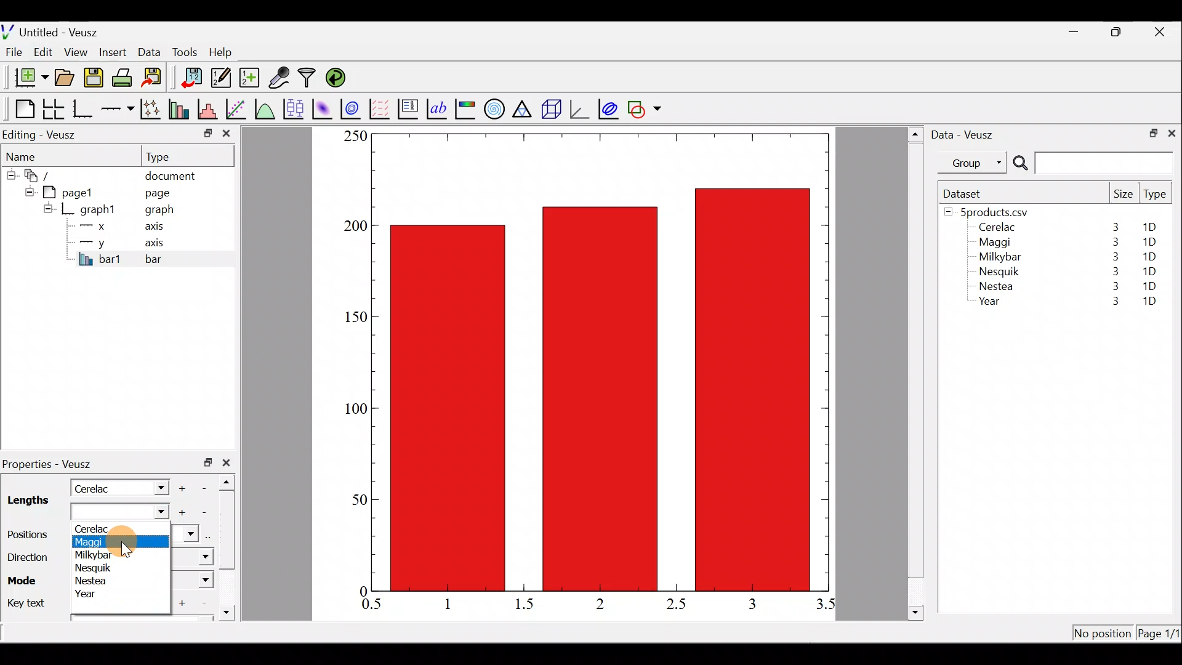 The width and height of the screenshot is (1182, 665). Describe the element at coordinates (353, 108) in the screenshot. I see `Plot a 2d dataset as contours` at that location.